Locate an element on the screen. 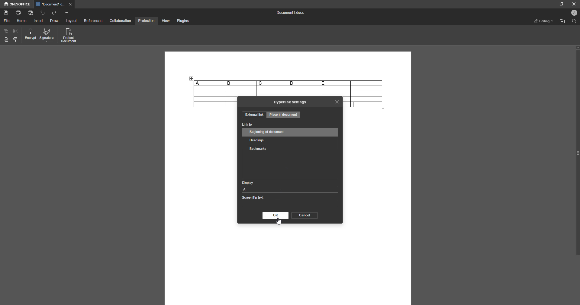 This screenshot has height=305, width=580. Draw is located at coordinates (54, 21).